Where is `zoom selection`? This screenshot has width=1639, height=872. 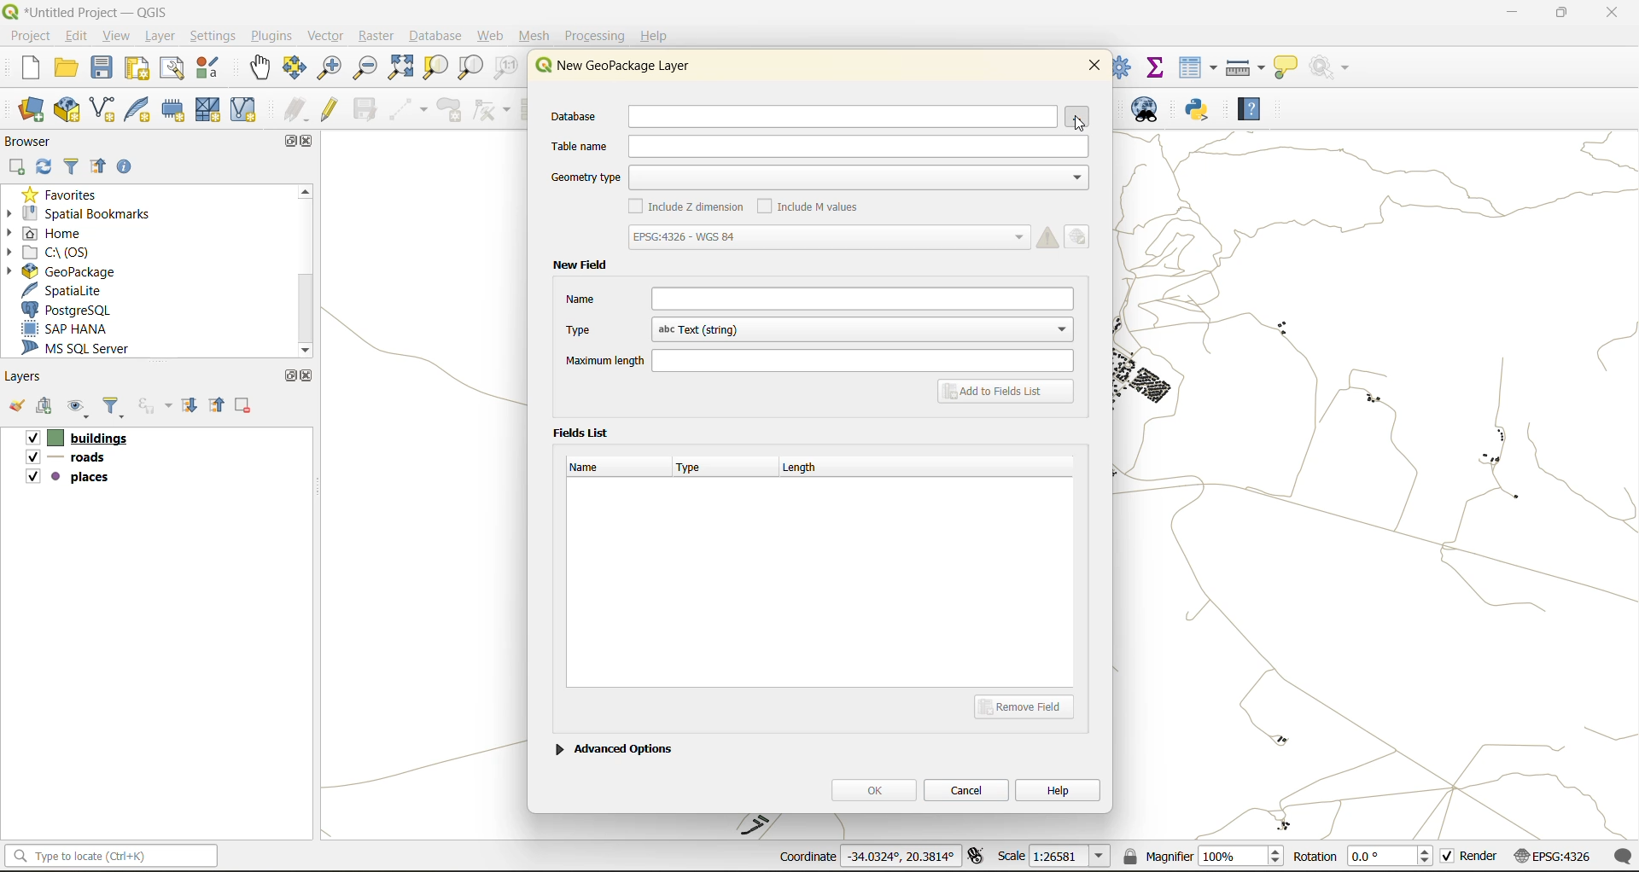 zoom selection is located at coordinates (438, 67).